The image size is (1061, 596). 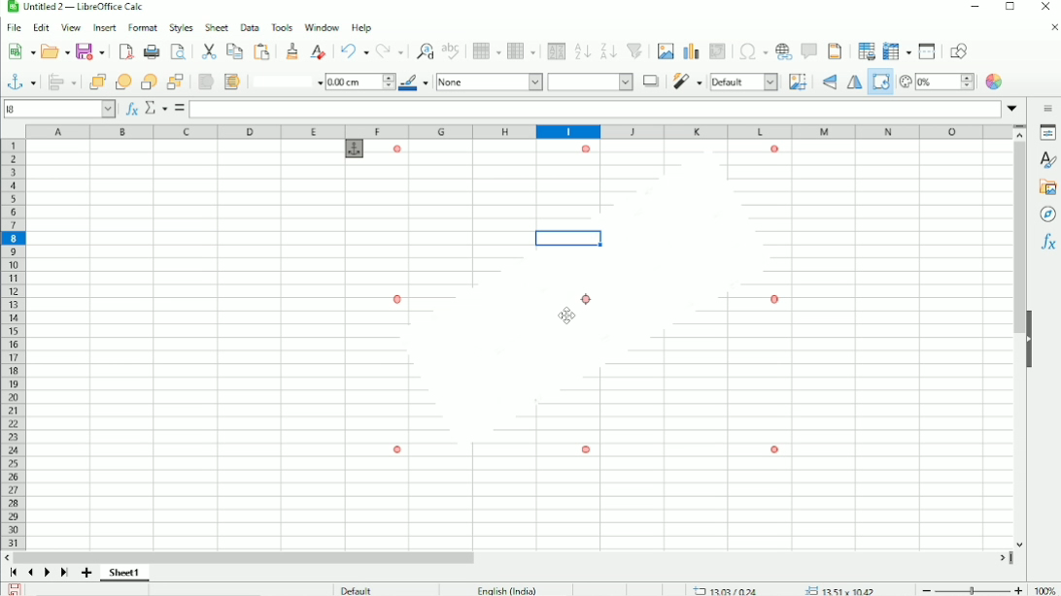 What do you see at coordinates (14, 344) in the screenshot?
I see `Row headings` at bounding box center [14, 344].